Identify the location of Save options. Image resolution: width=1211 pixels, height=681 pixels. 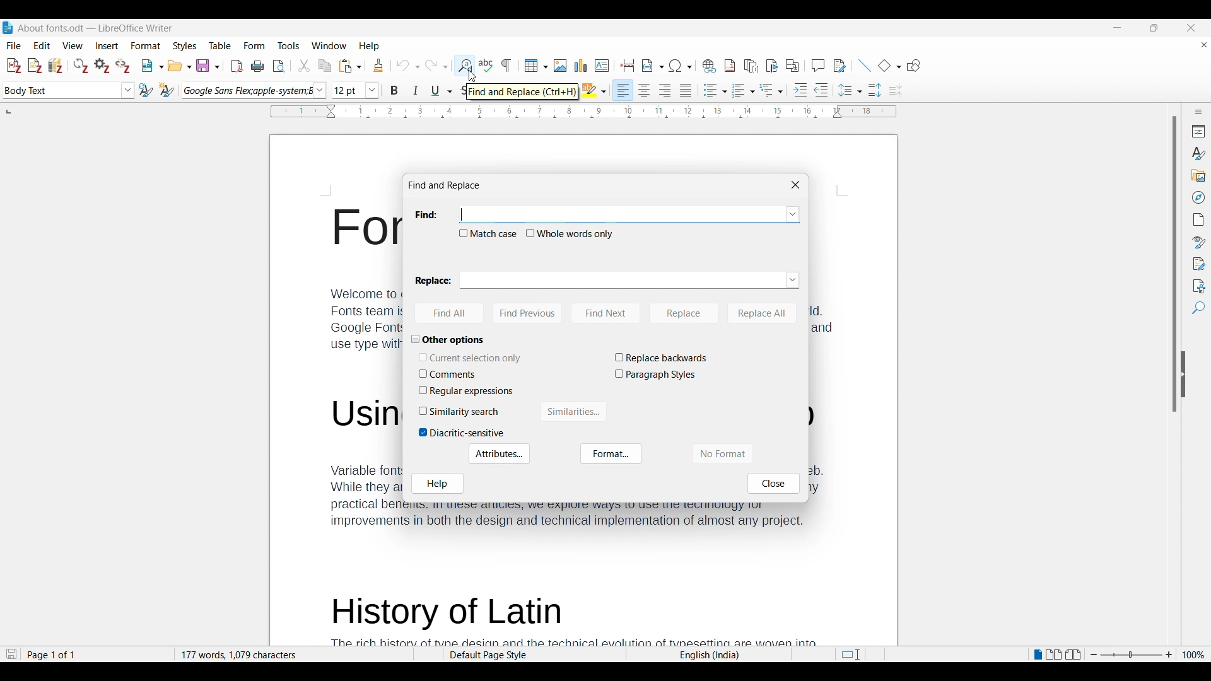
(208, 66).